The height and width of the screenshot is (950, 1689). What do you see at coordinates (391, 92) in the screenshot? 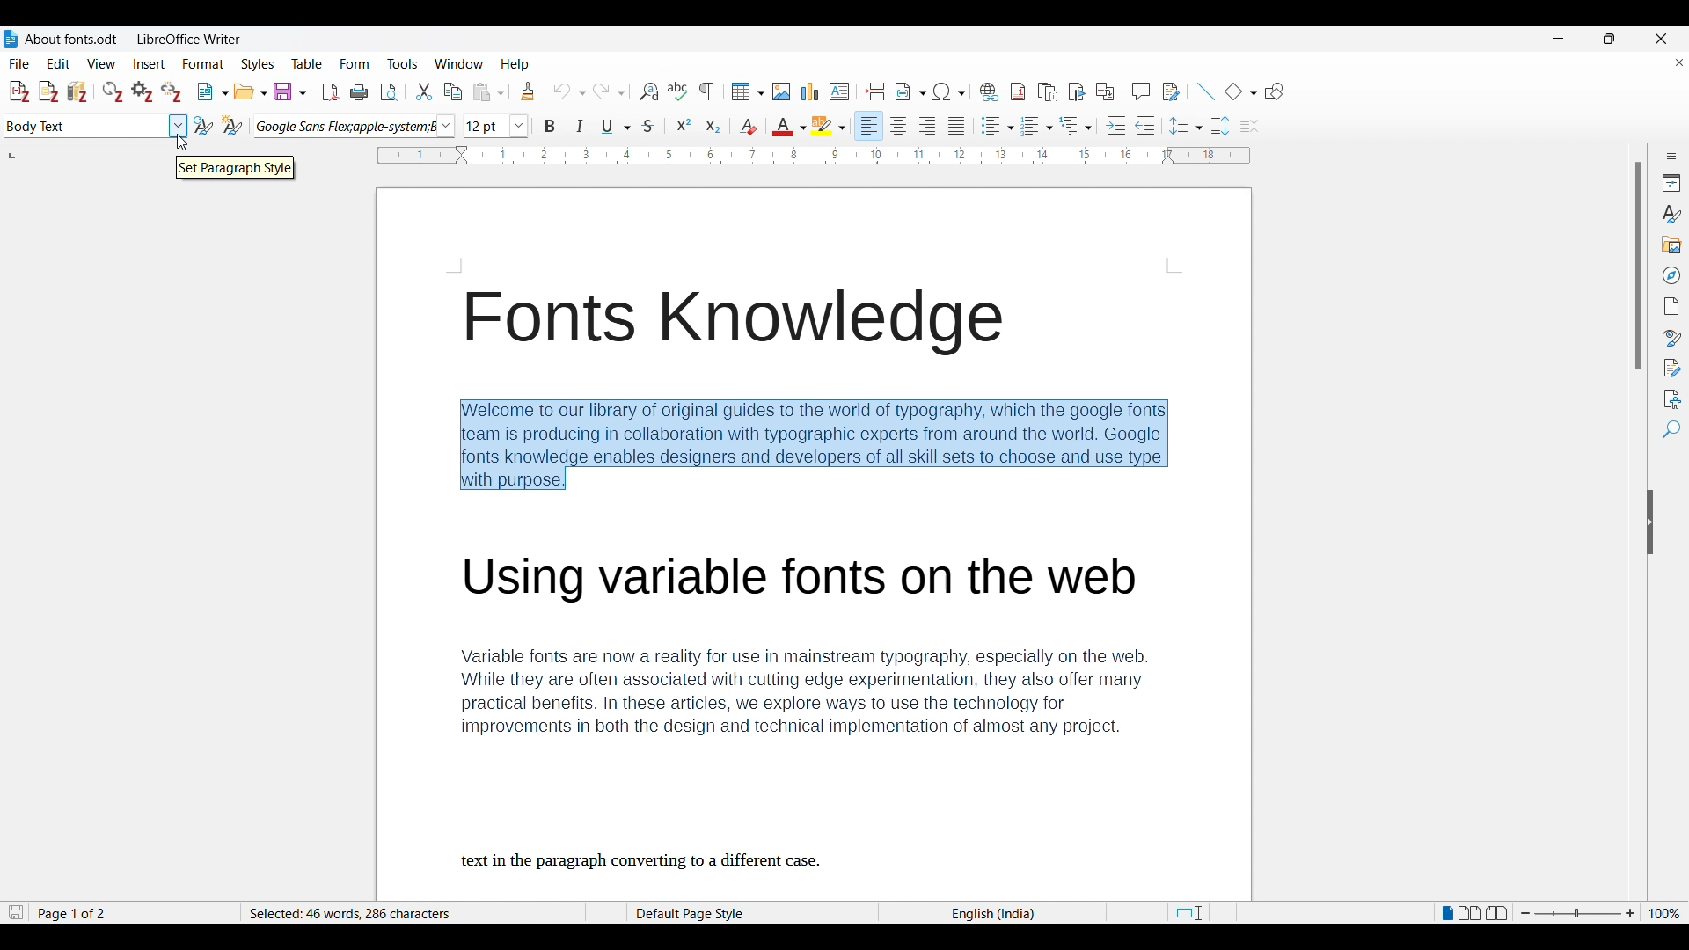
I see `Toggle print preview` at bounding box center [391, 92].